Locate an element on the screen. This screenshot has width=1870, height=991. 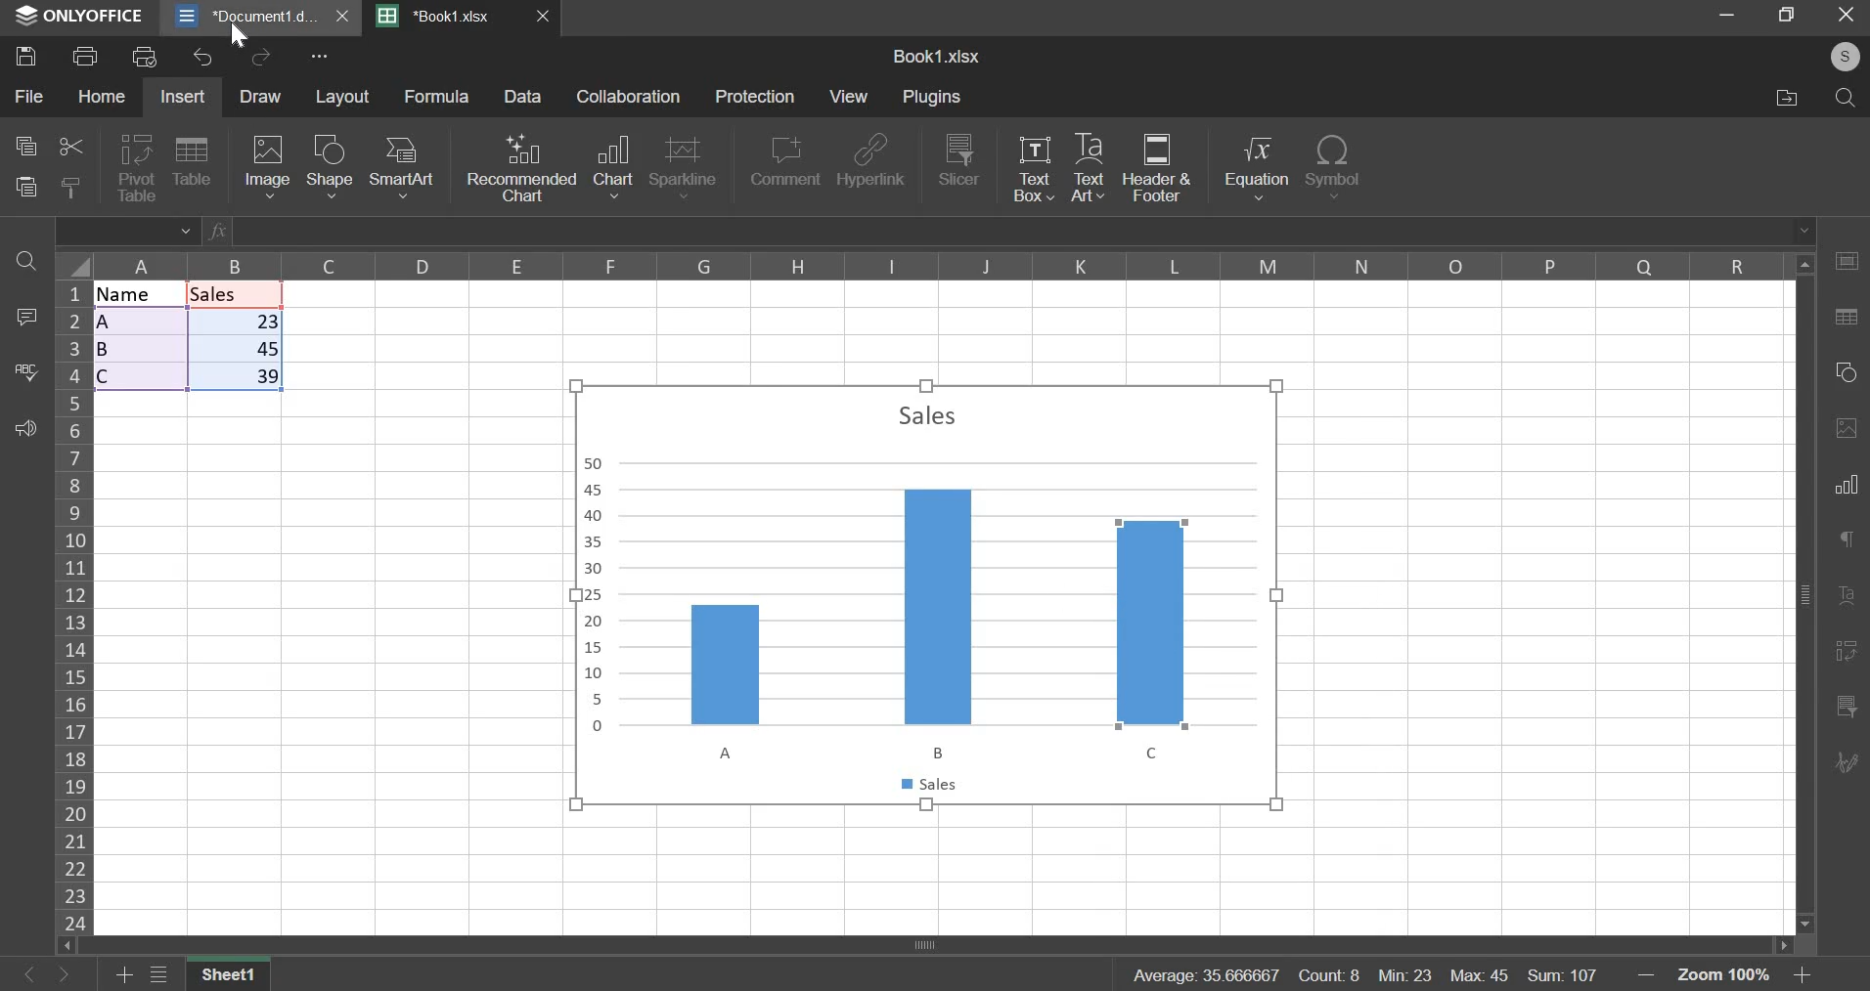
insert is located at coordinates (184, 97).